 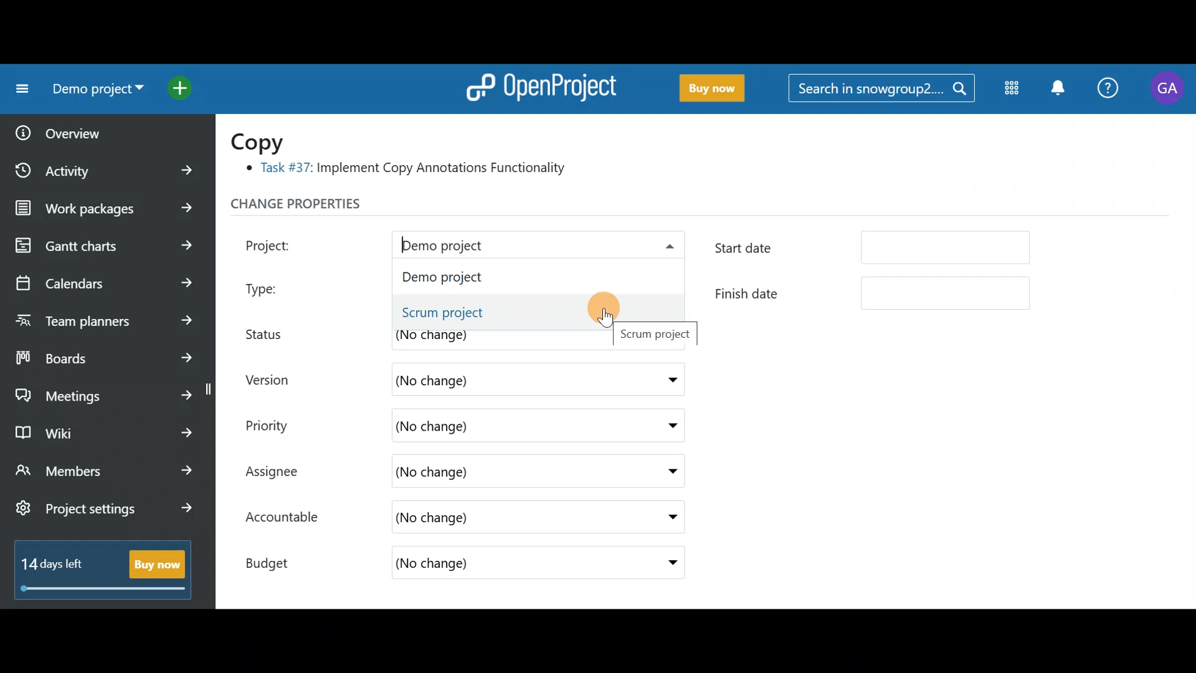 I want to click on Wiki, so click(x=102, y=429).